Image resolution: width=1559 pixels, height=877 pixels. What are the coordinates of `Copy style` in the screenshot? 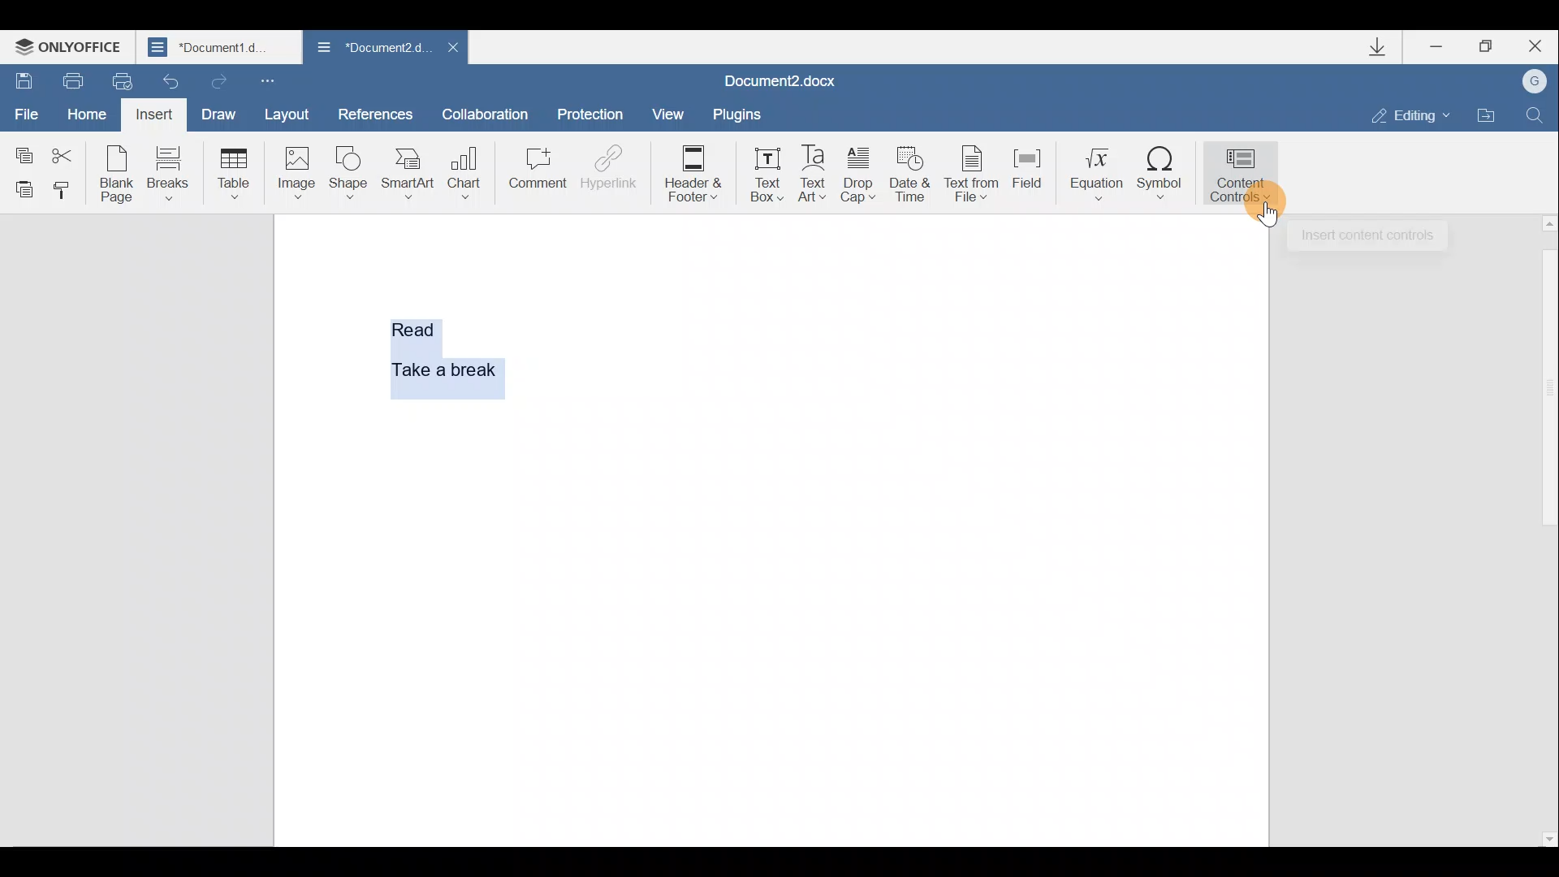 It's located at (67, 191).